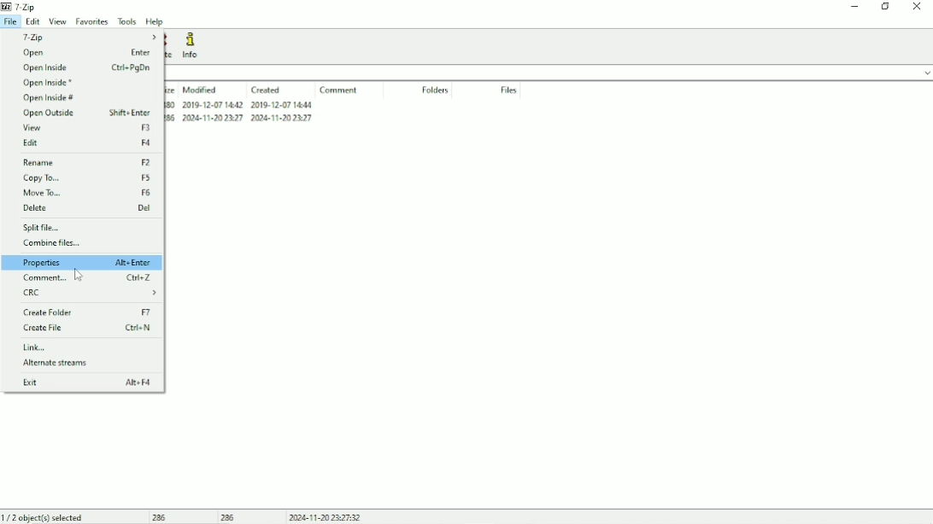 The image size is (933, 524). What do you see at coordinates (93, 22) in the screenshot?
I see `Favorites` at bounding box center [93, 22].